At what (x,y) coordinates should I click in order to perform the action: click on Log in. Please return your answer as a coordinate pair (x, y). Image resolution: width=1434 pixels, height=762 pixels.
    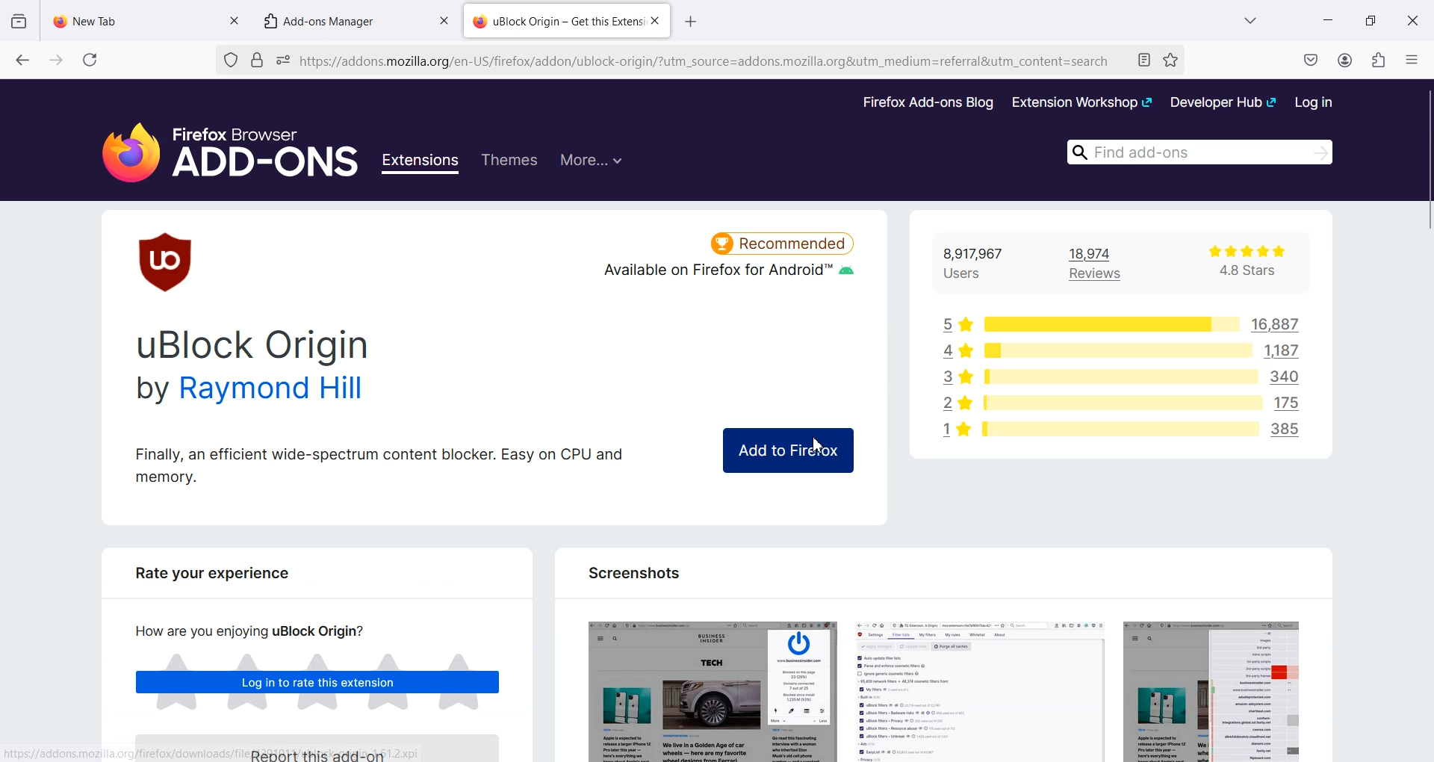
    Looking at the image, I should click on (1314, 102).